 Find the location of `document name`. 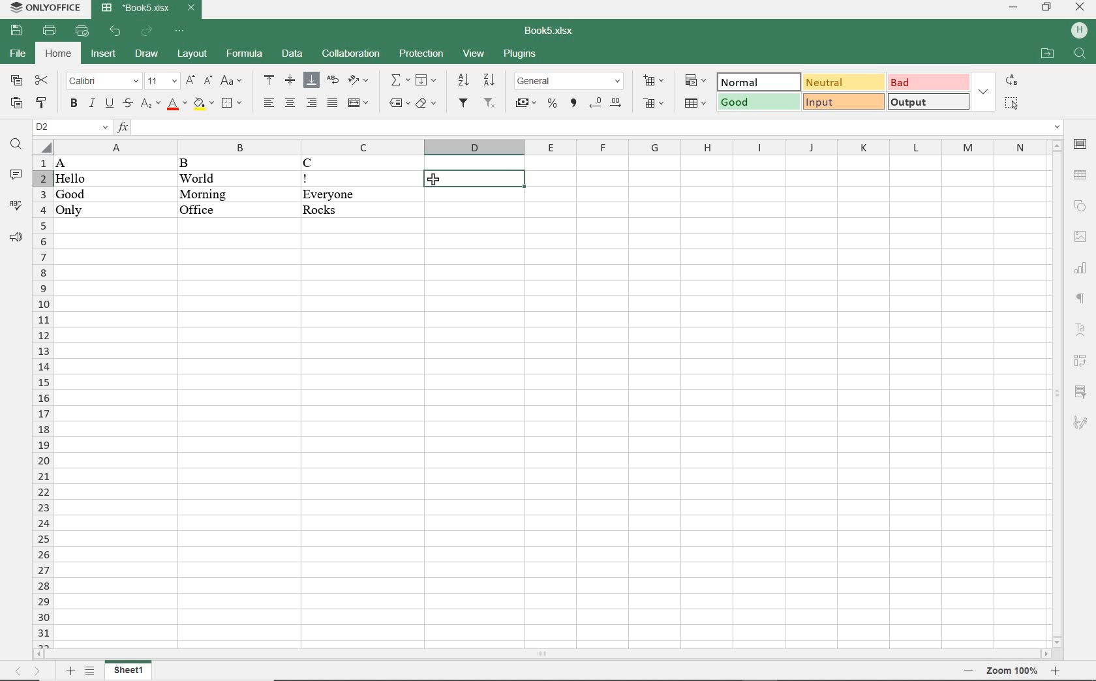

document name is located at coordinates (546, 31).